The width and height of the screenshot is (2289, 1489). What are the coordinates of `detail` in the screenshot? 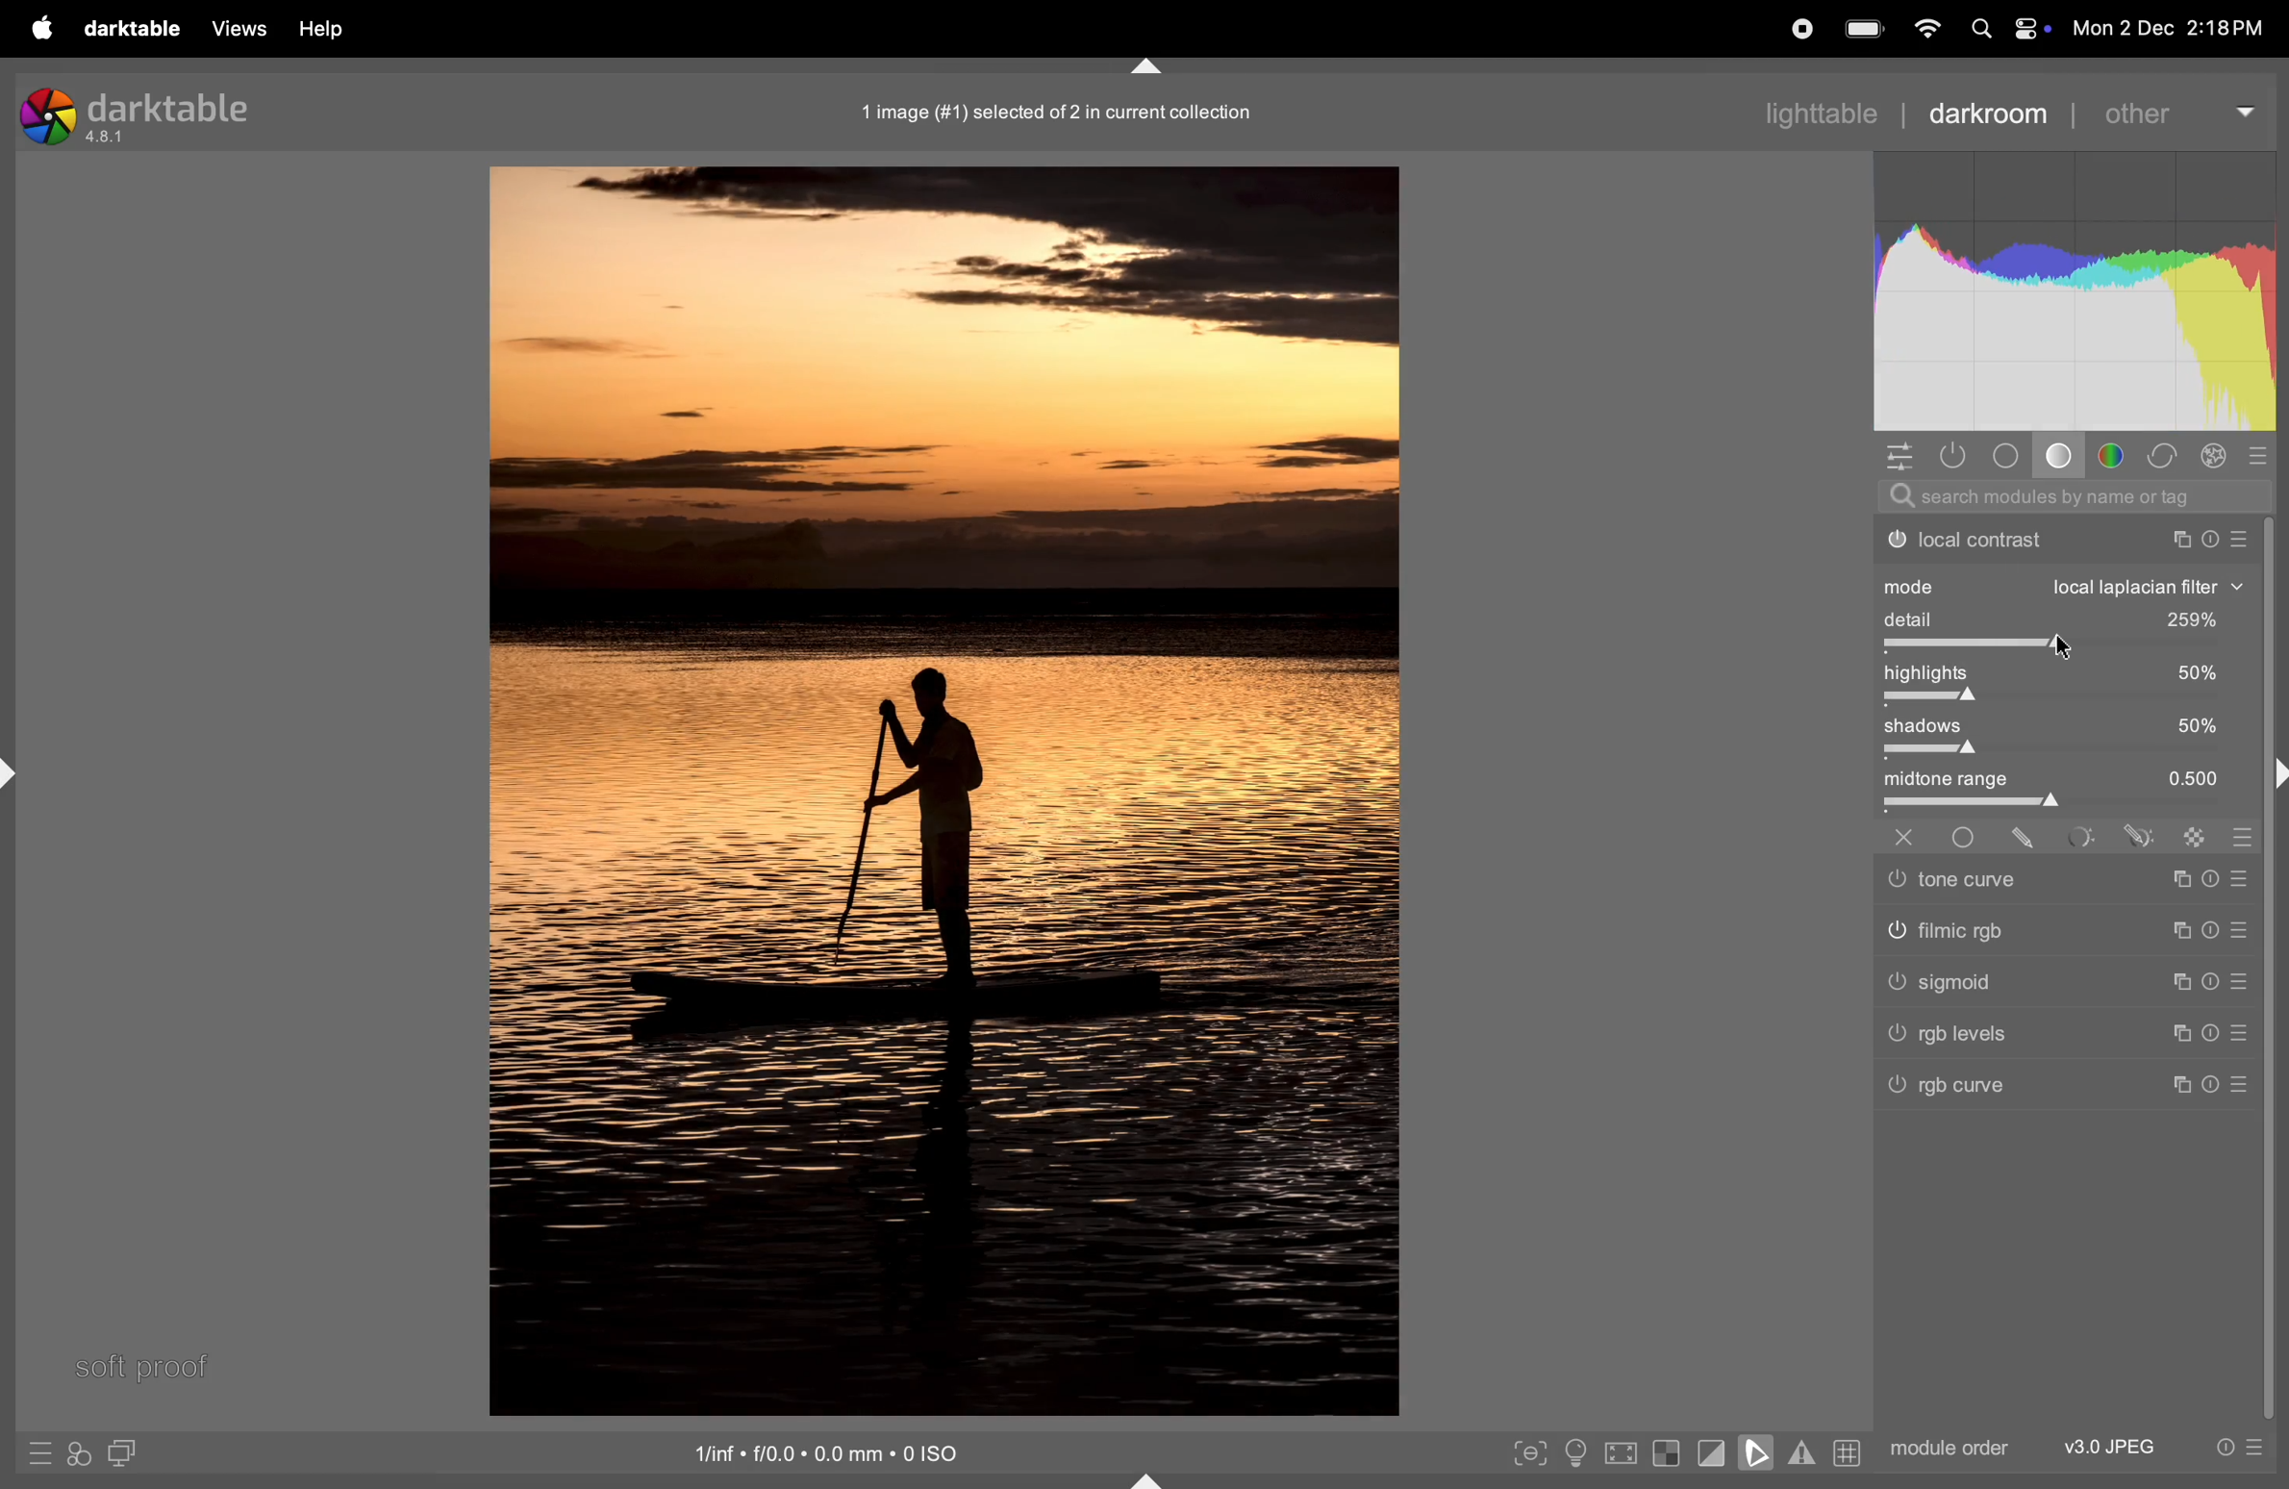 It's located at (2061, 618).